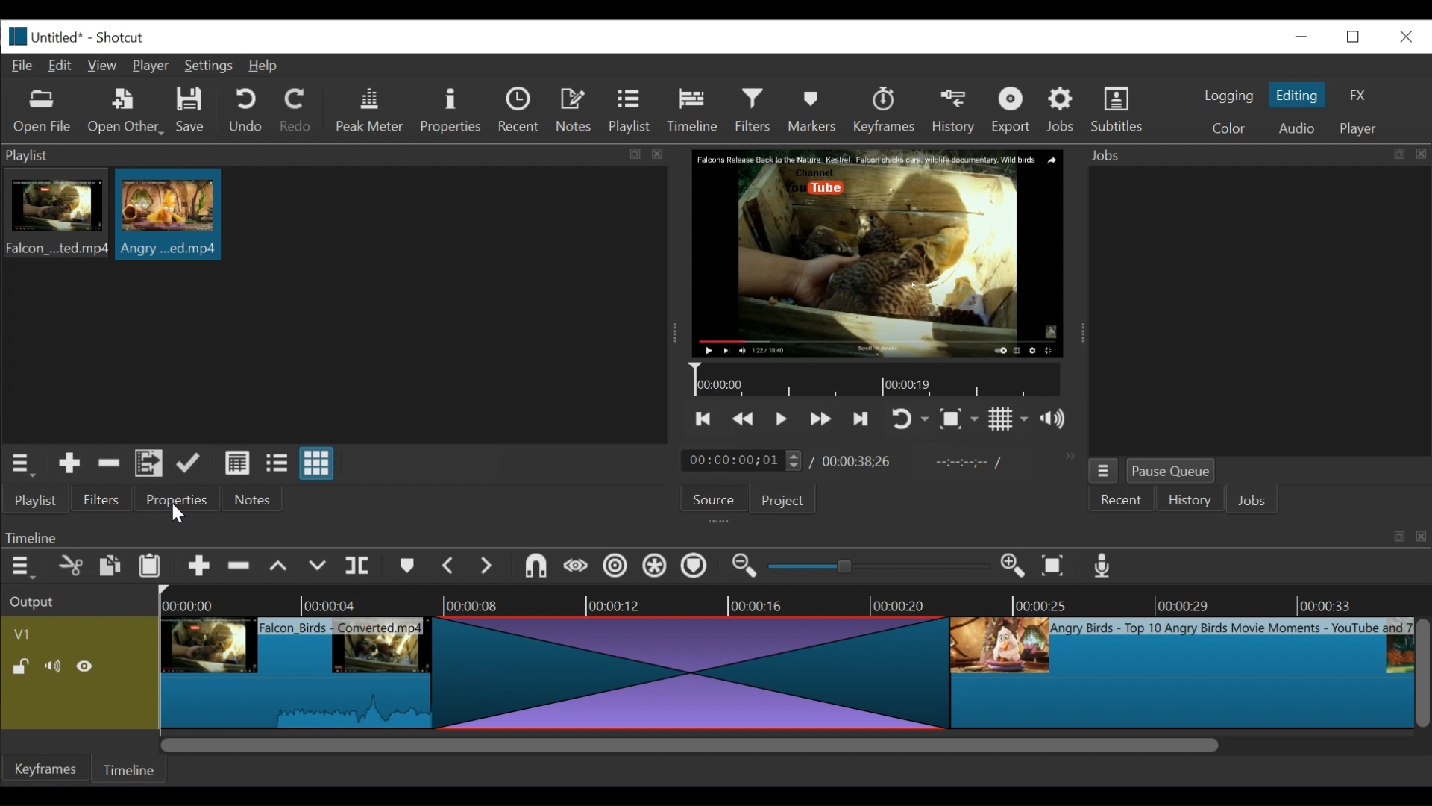 The width and height of the screenshot is (1432, 806). What do you see at coordinates (1059, 420) in the screenshot?
I see `show volume control` at bounding box center [1059, 420].